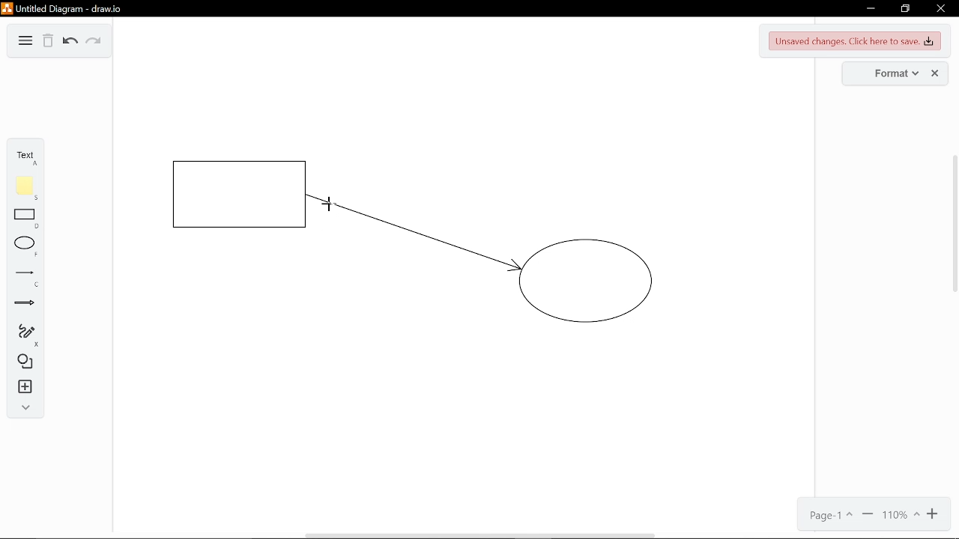 The width and height of the screenshot is (959, 539). Describe the element at coordinates (23, 42) in the screenshot. I see `Diagram` at that location.